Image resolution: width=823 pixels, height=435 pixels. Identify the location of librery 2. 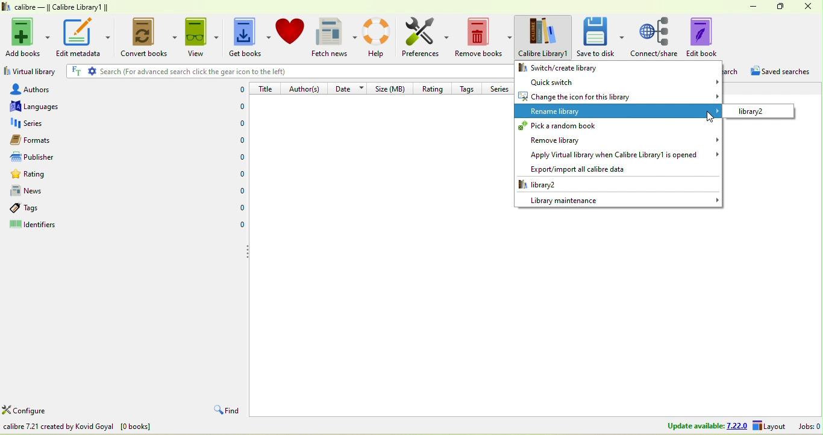
(565, 184).